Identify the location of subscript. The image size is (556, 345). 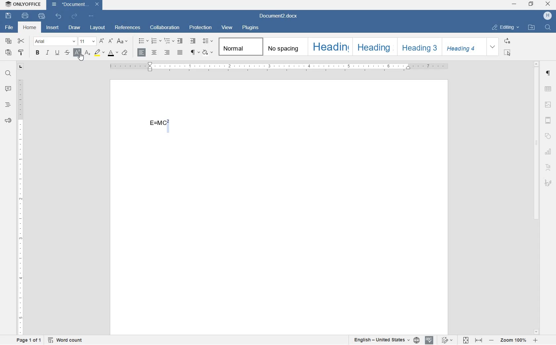
(87, 53).